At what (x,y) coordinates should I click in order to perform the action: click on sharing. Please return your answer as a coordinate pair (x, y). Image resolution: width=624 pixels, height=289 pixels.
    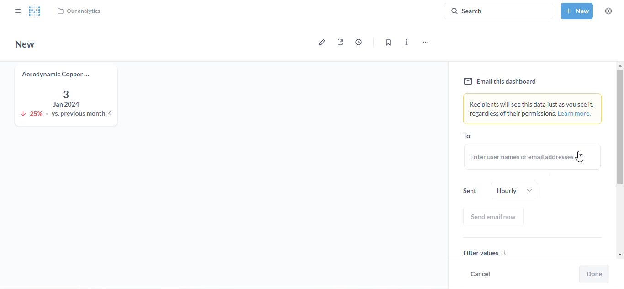
    Looking at the image, I should click on (340, 42).